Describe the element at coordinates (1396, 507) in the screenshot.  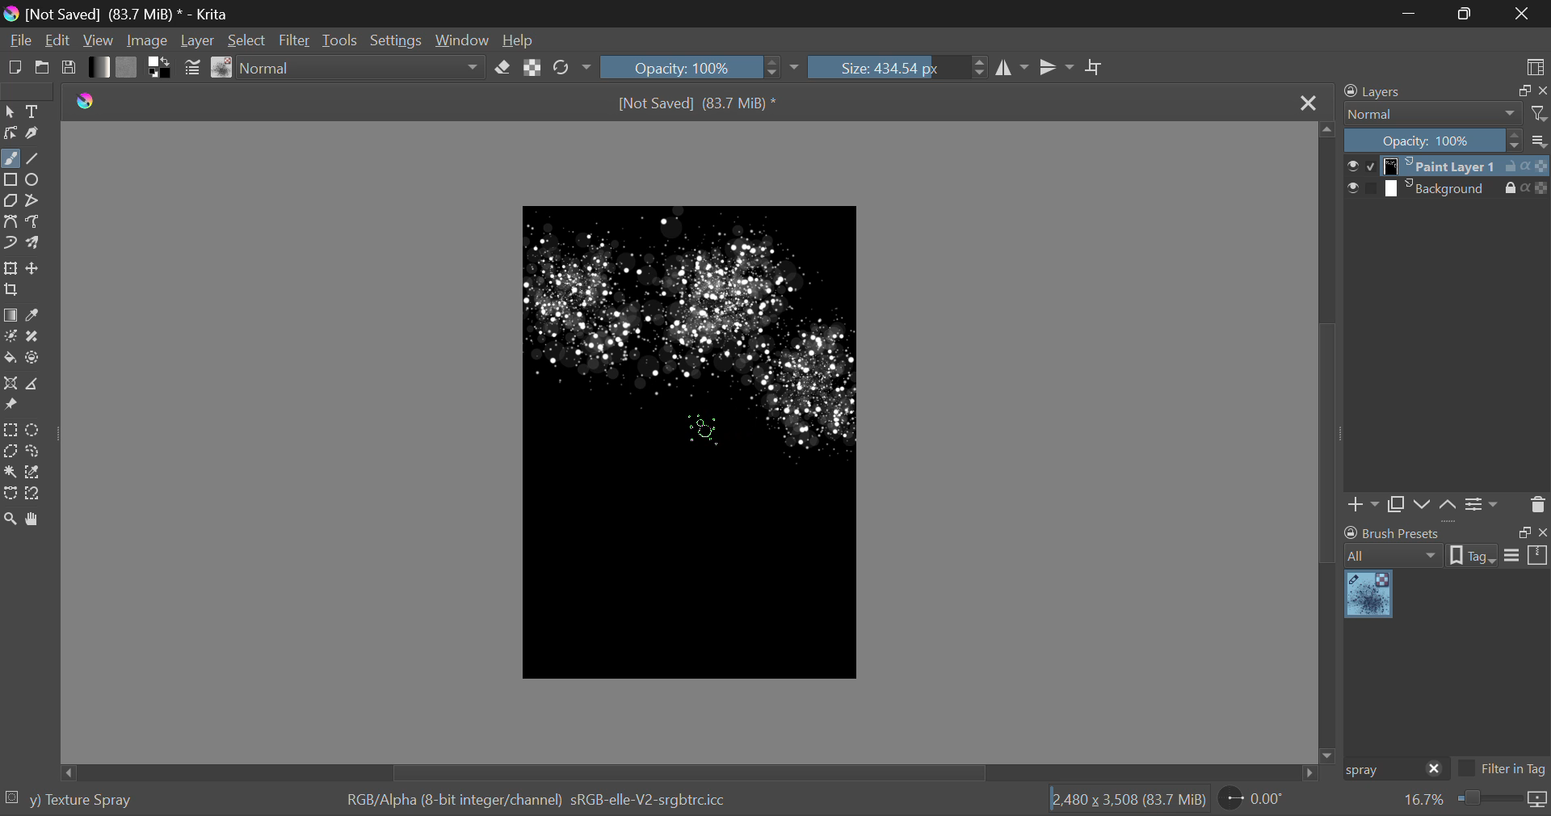
I see `Copy Layer` at that location.